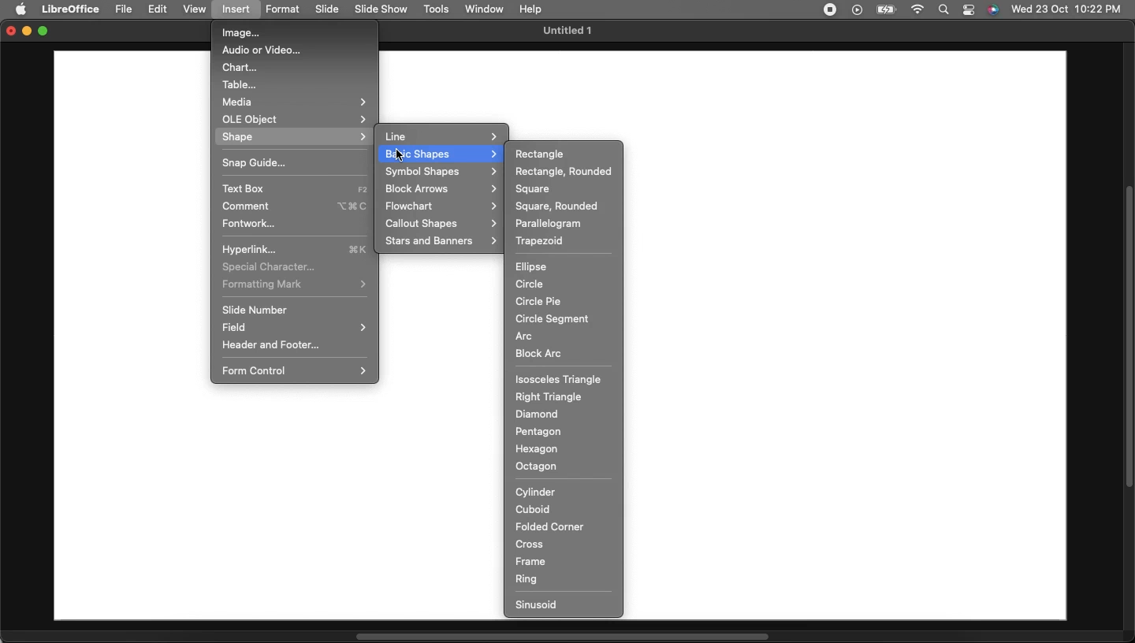  I want to click on Rectangle, so click(566, 153).